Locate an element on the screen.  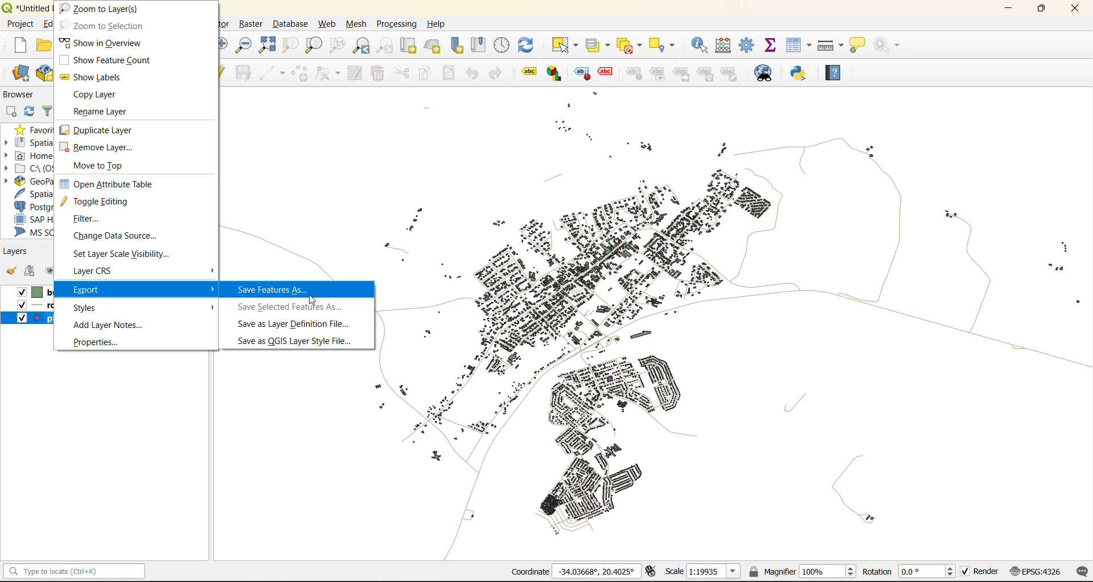
layer diagram is located at coordinates (553, 73).